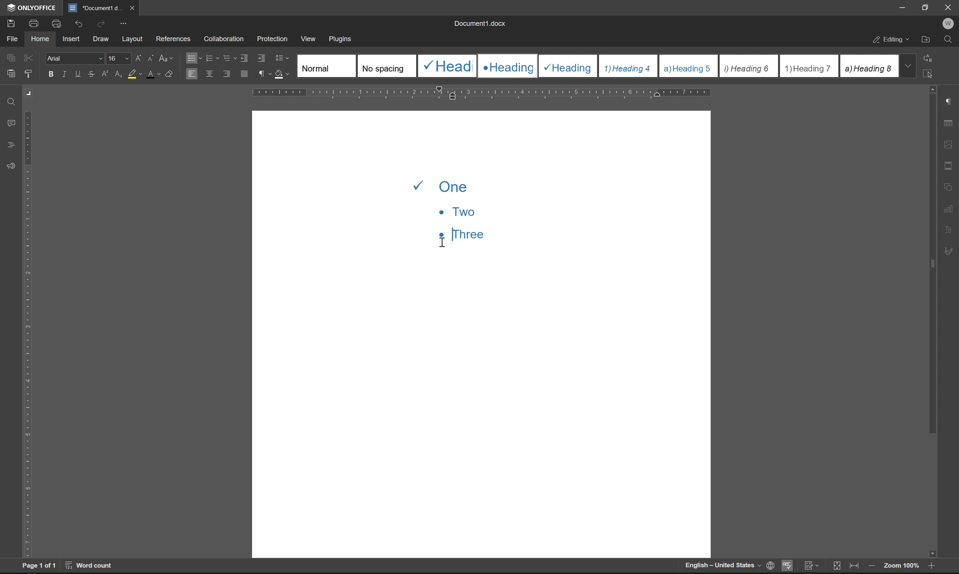  I want to click on copy style, so click(28, 74).